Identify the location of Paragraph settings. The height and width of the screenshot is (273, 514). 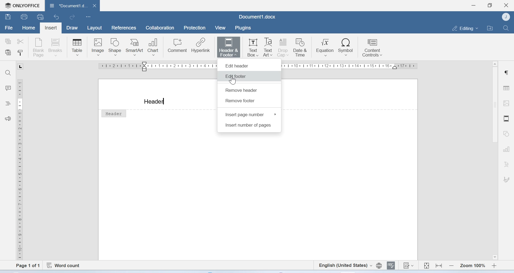
(507, 73).